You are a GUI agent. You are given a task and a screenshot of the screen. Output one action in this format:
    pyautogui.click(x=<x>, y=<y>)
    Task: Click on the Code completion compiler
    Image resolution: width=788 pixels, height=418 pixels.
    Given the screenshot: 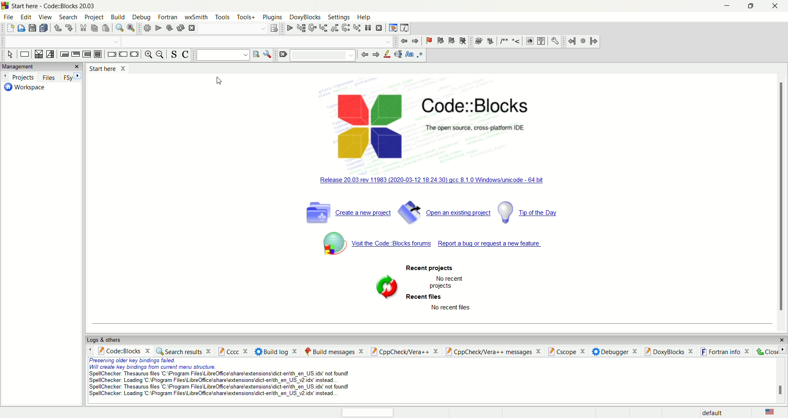 What is the action you would take?
    pyautogui.click(x=60, y=42)
    